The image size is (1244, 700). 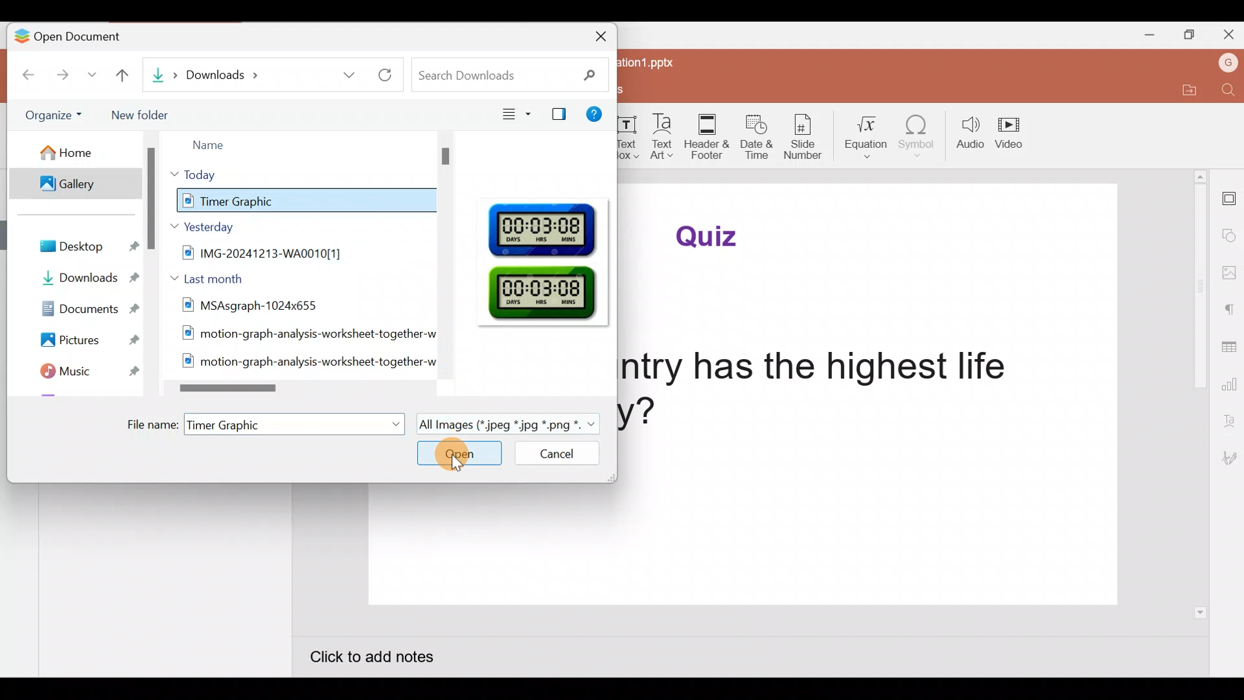 What do you see at coordinates (459, 458) in the screenshot?
I see `Open` at bounding box center [459, 458].